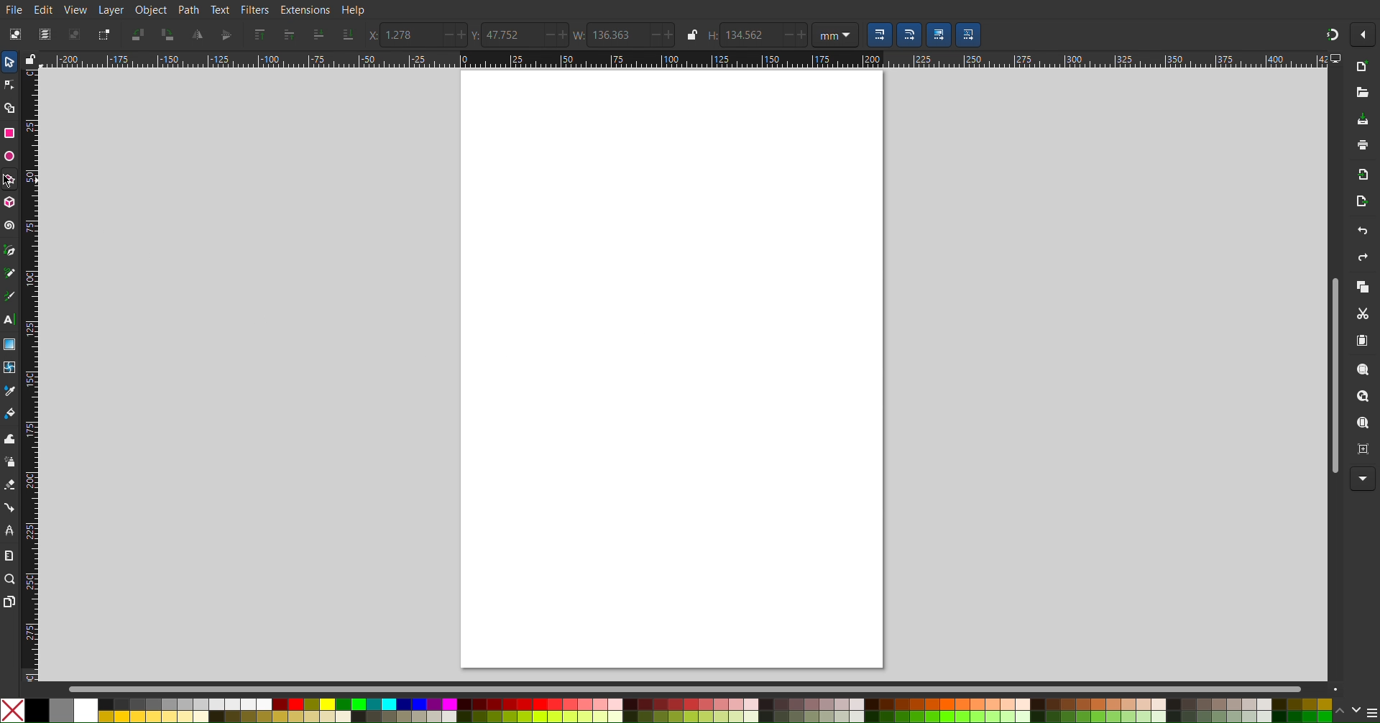  I want to click on increase/decrease, so click(556, 34).